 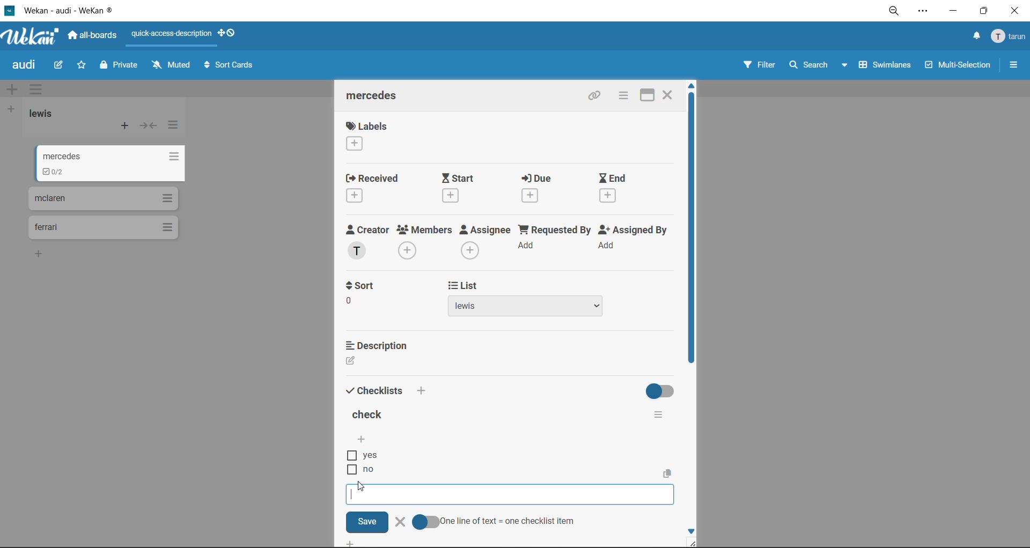 What do you see at coordinates (958, 66) in the screenshot?
I see `multiselection` at bounding box center [958, 66].